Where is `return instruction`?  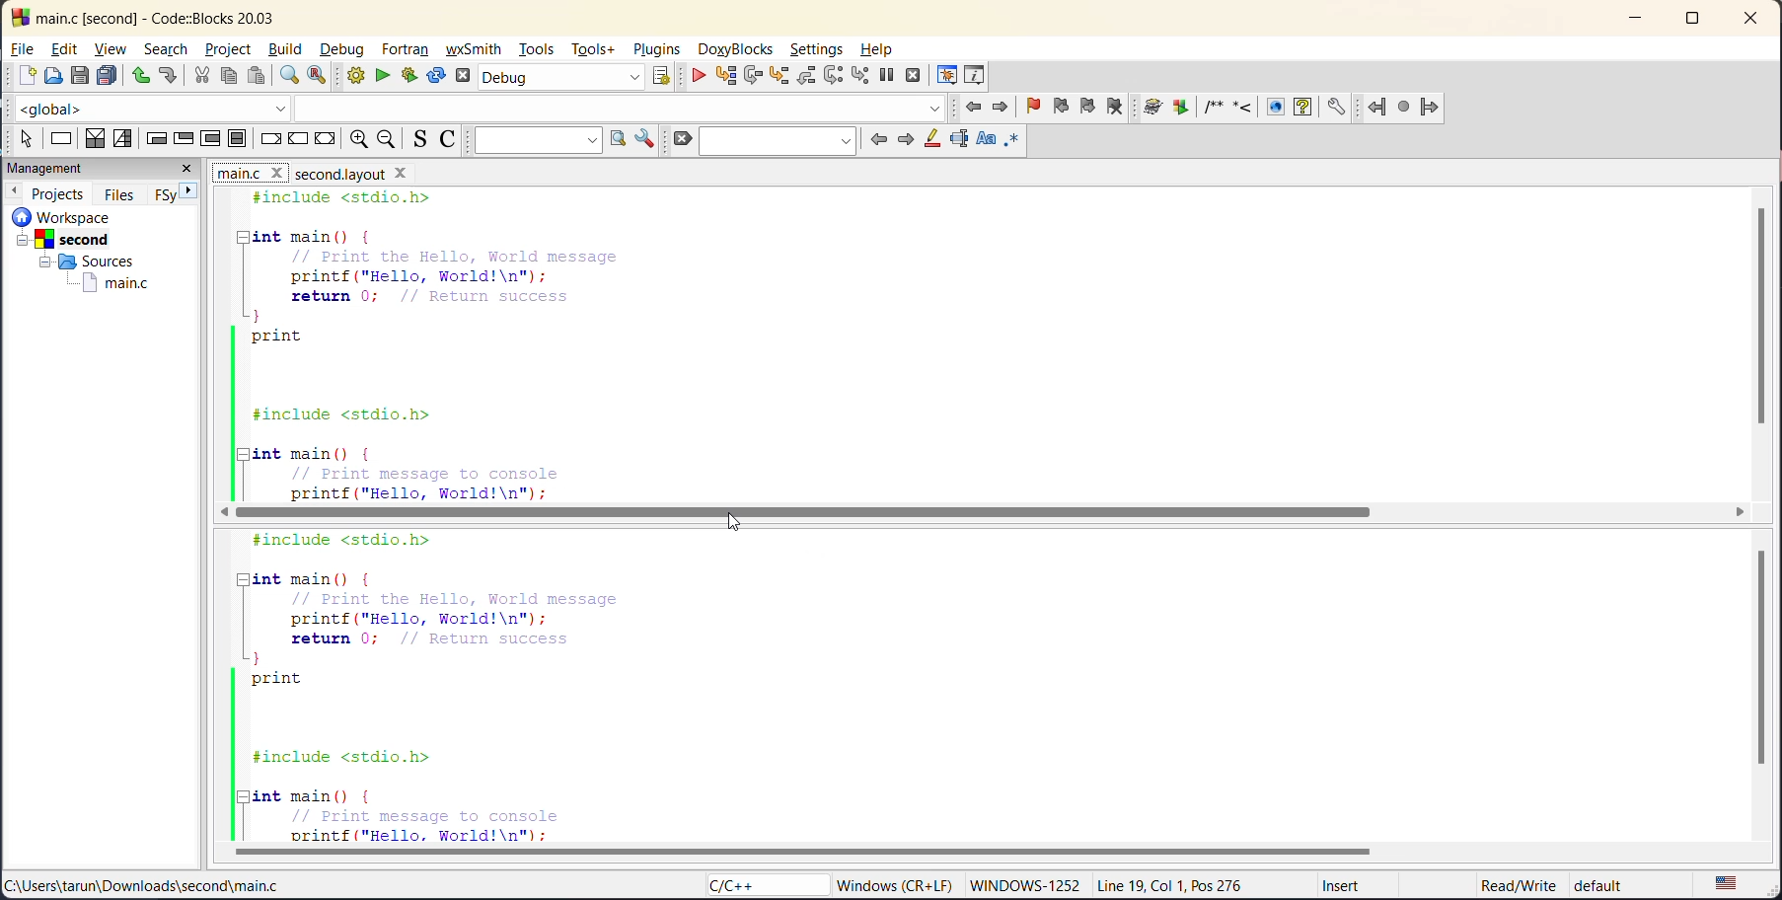
return instruction is located at coordinates (326, 139).